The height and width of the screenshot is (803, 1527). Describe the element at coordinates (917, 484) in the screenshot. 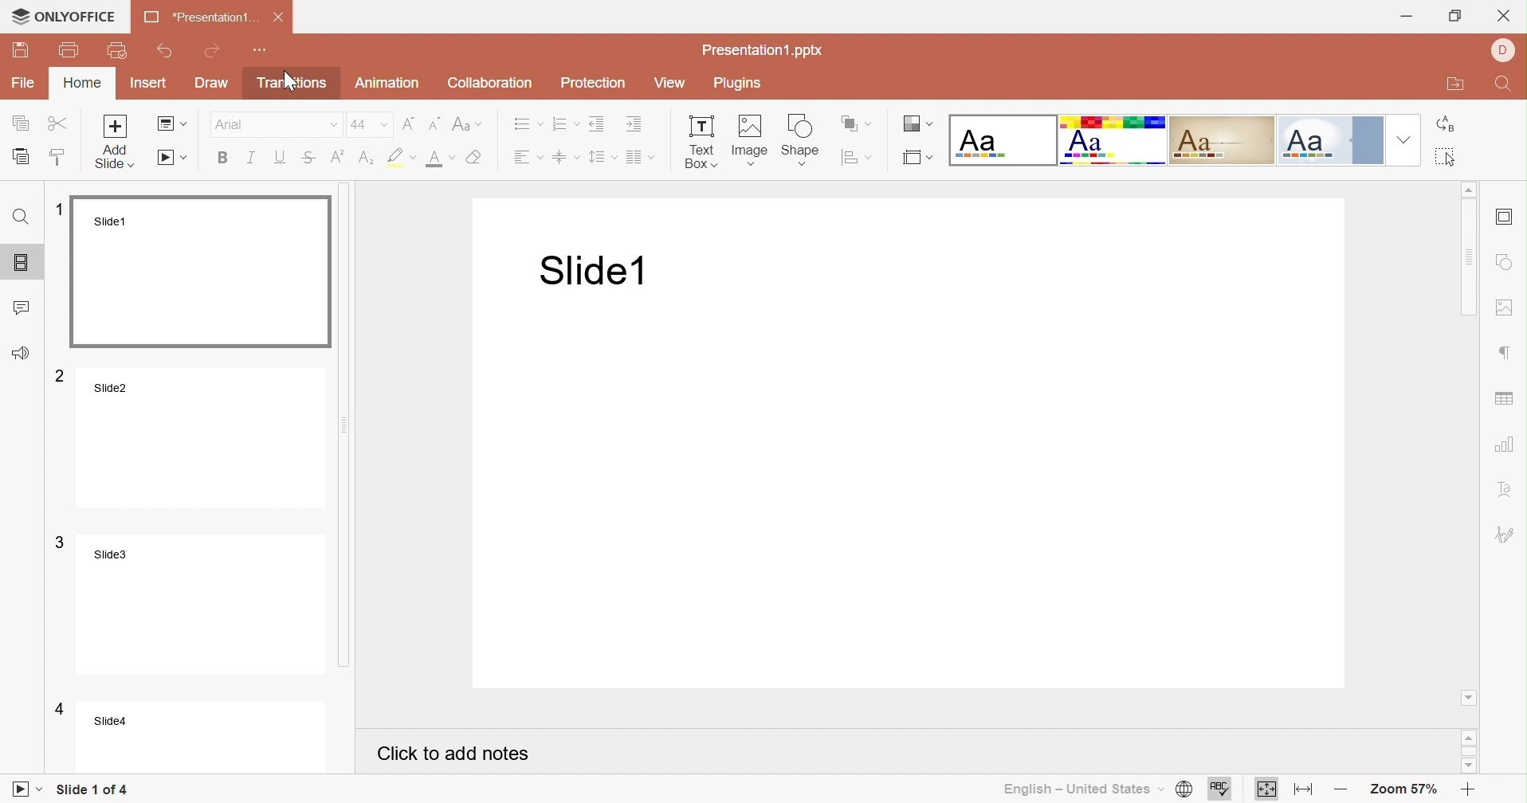

I see `Presentation slide` at that location.